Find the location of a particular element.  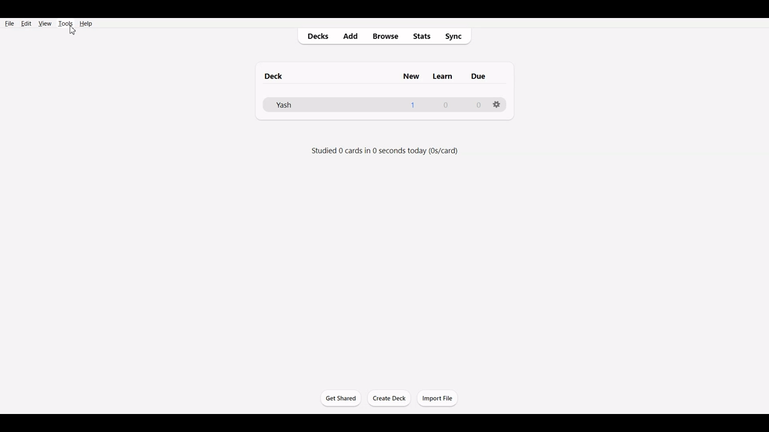

 is located at coordinates (483, 73).